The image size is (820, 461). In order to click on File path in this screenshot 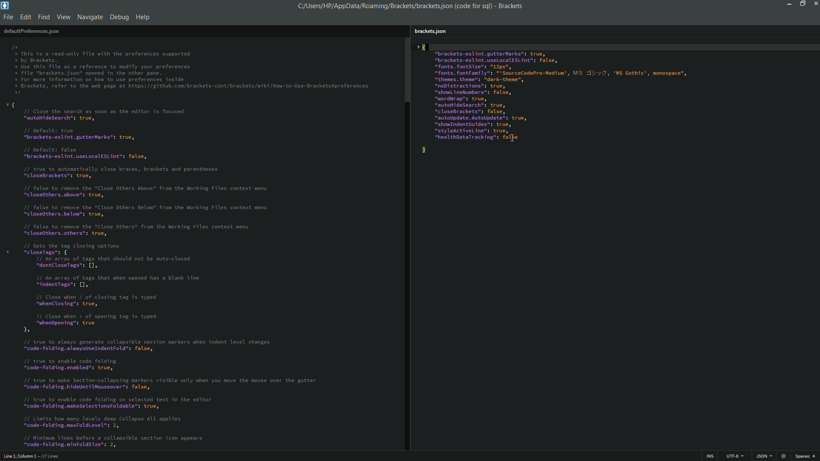, I will do `click(392, 6)`.